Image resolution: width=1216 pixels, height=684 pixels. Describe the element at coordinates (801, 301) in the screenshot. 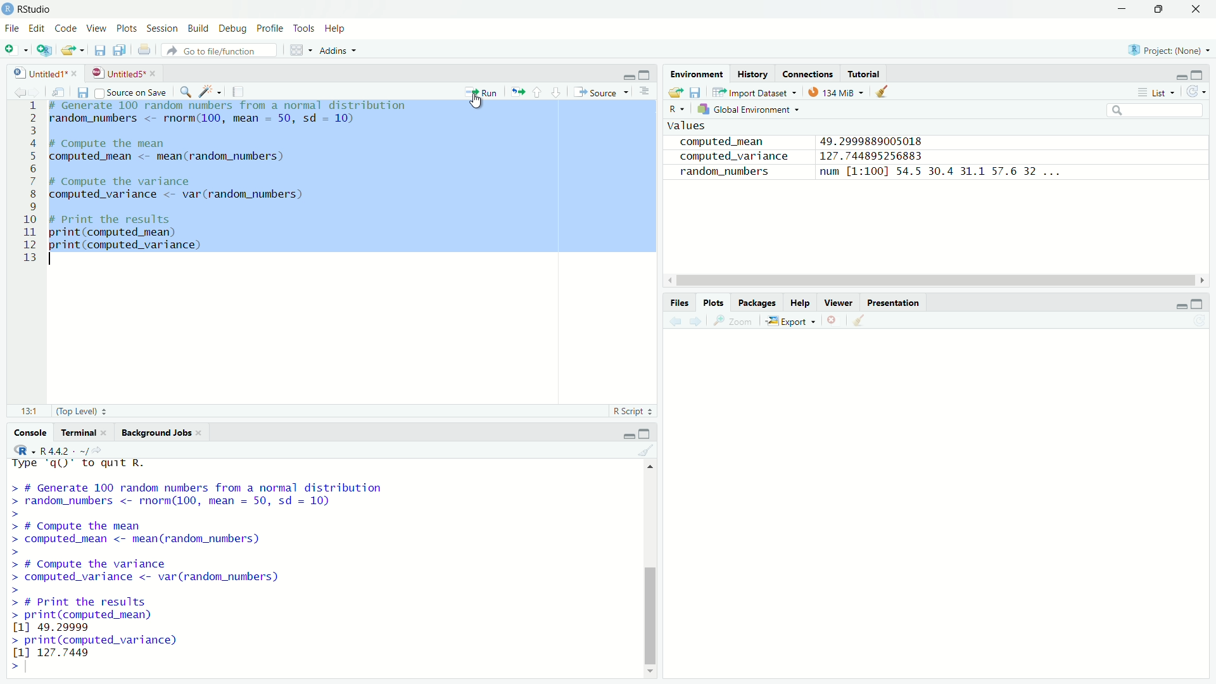

I see `help` at that location.